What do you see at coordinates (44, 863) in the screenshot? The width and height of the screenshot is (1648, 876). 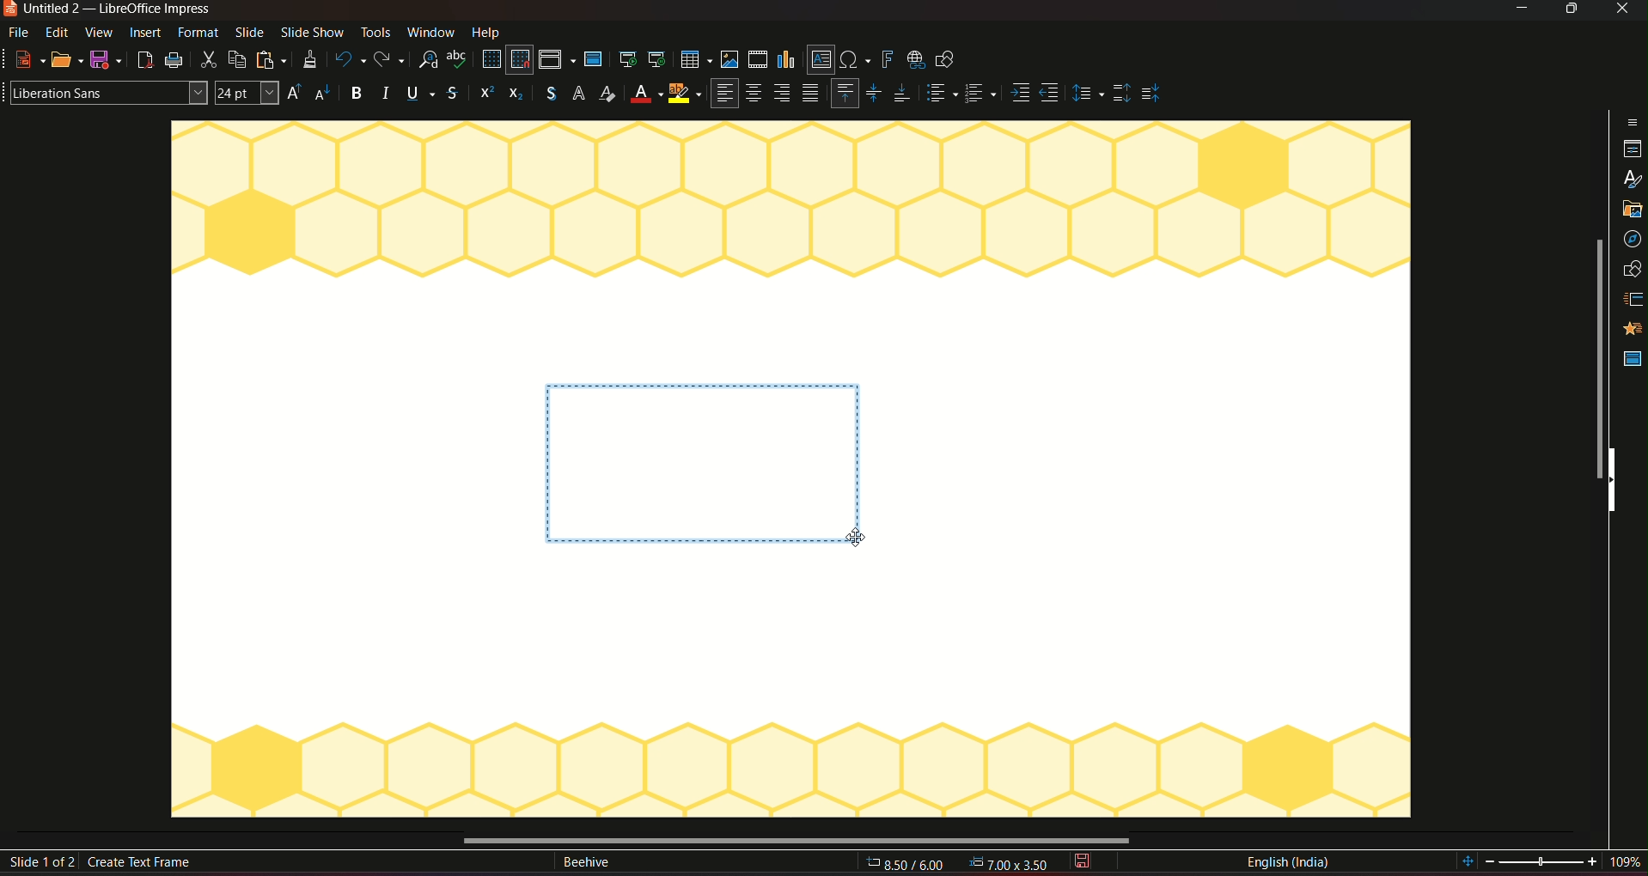 I see `slide 1 of 2` at bounding box center [44, 863].